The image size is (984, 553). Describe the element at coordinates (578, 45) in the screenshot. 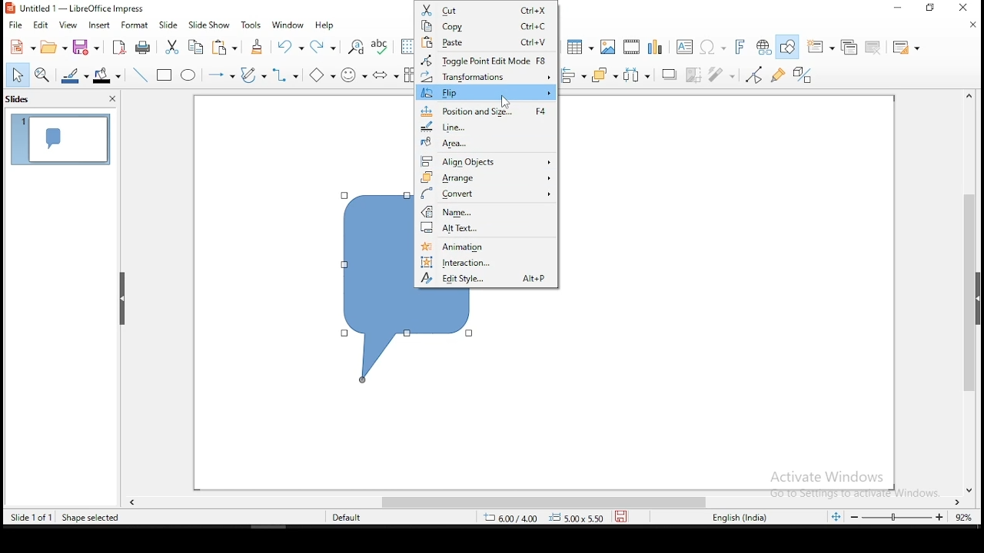

I see `table` at that location.